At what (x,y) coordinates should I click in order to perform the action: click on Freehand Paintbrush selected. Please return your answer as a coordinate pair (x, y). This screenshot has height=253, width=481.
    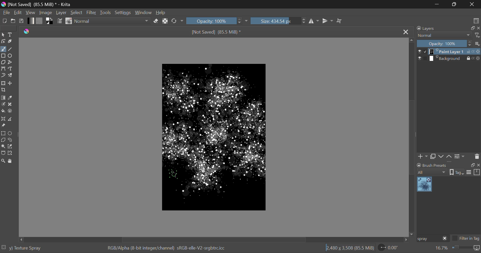
    Looking at the image, I should click on (3, 50).